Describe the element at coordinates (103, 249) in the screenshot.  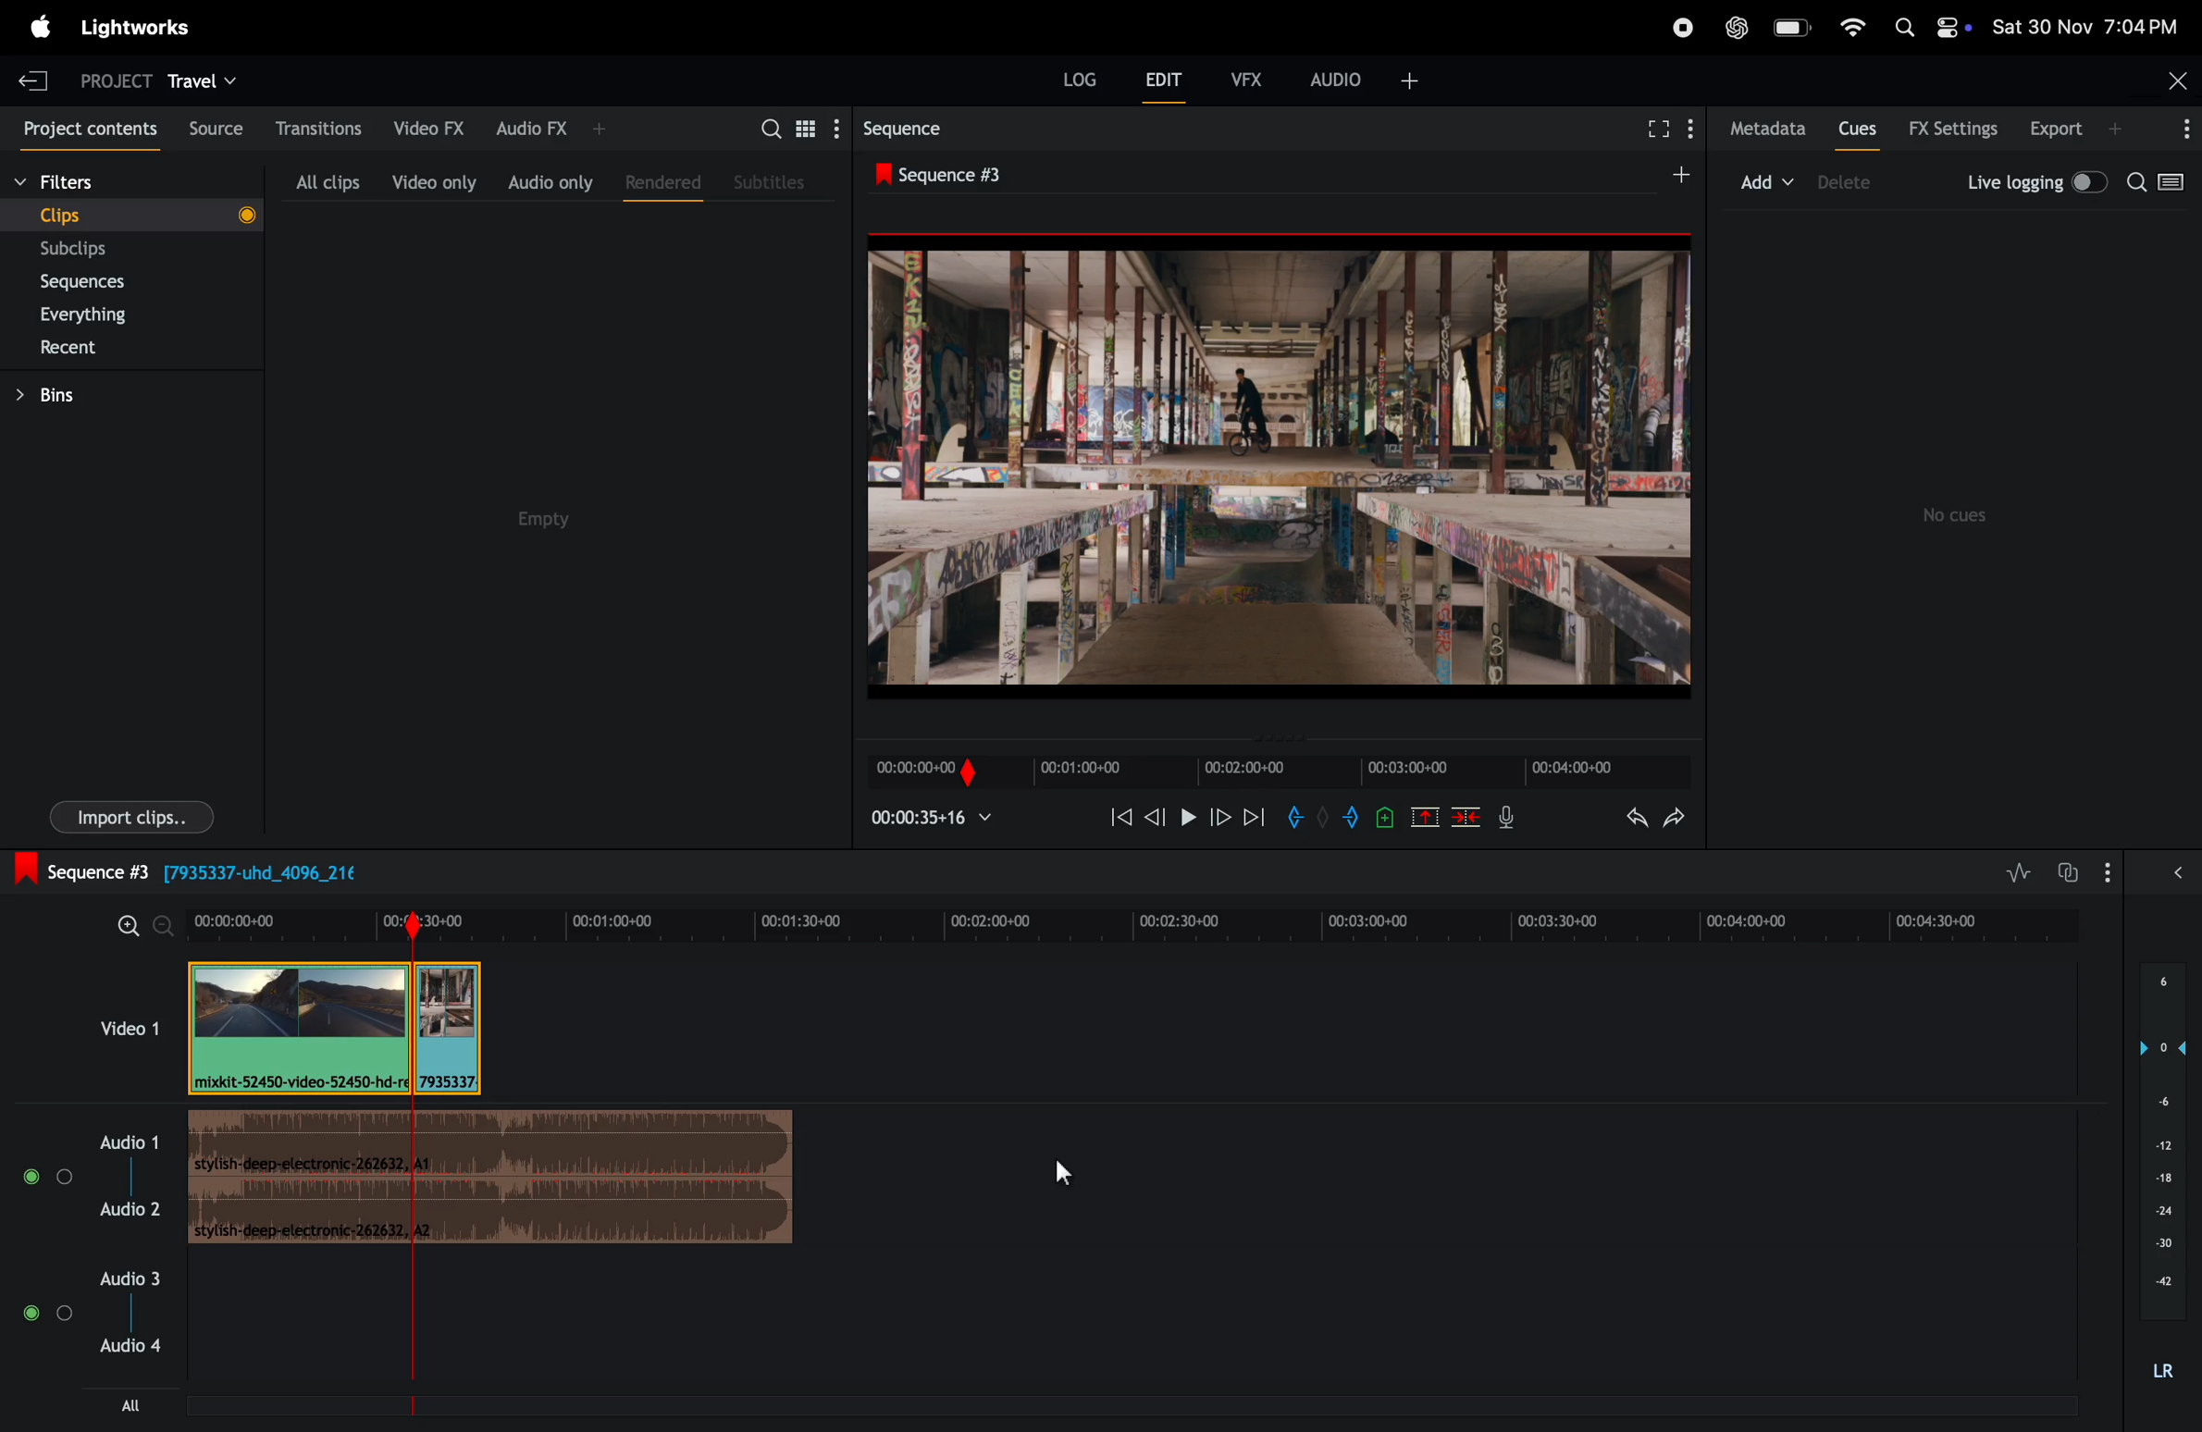
I see `subclips` at that location.